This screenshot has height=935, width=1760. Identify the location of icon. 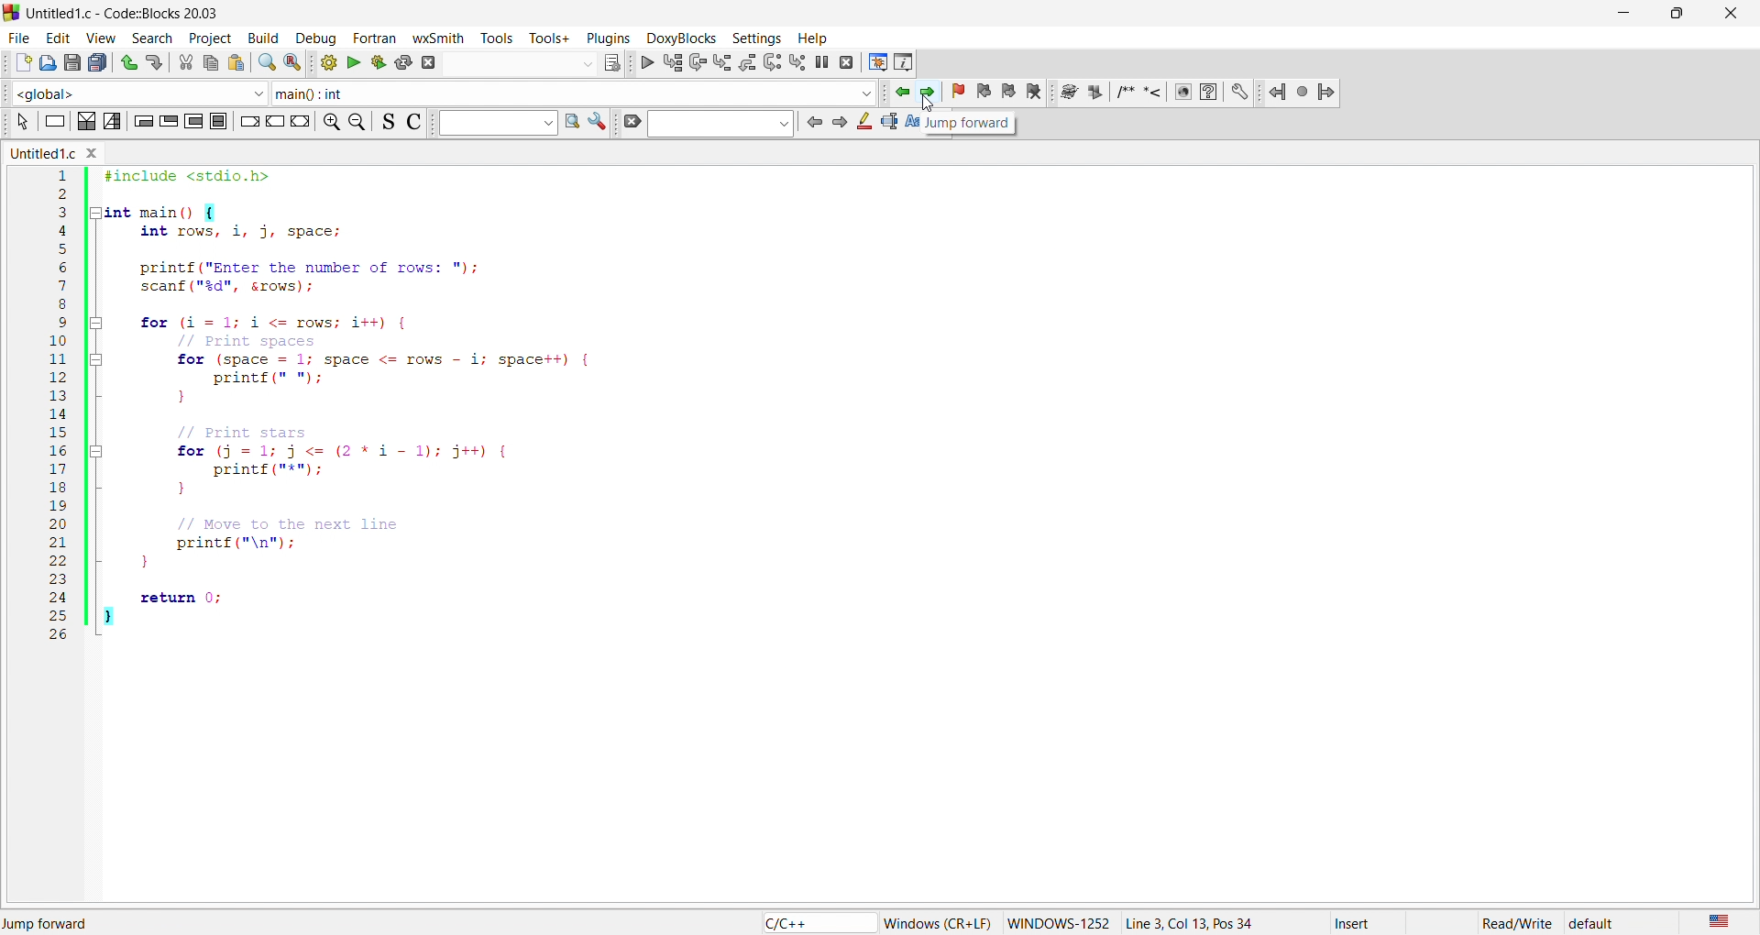
(164, 122).